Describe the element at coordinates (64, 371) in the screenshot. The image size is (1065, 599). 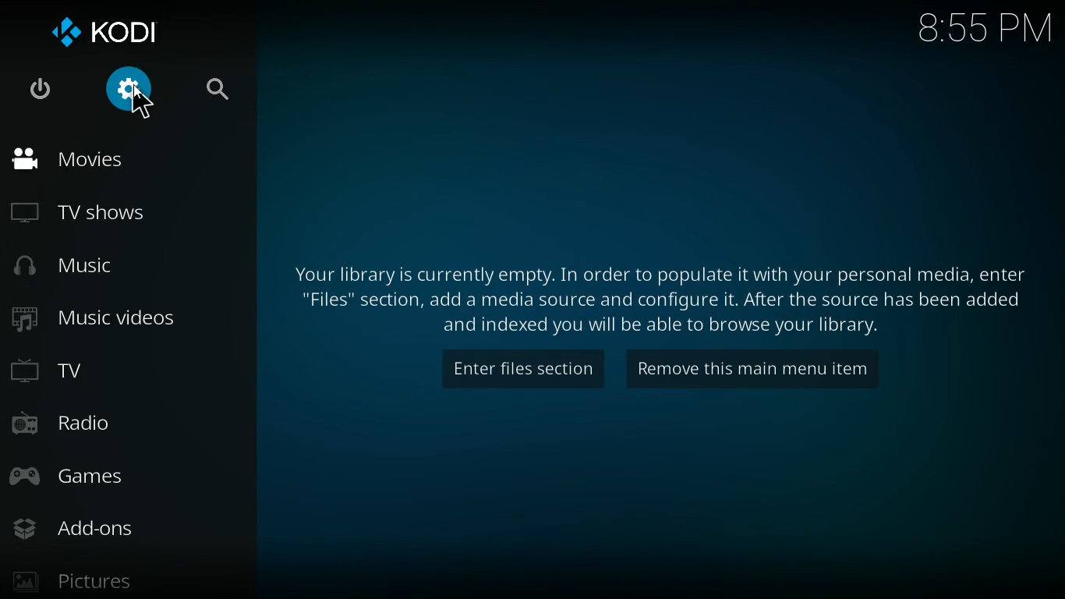
I see `tv` at that location.